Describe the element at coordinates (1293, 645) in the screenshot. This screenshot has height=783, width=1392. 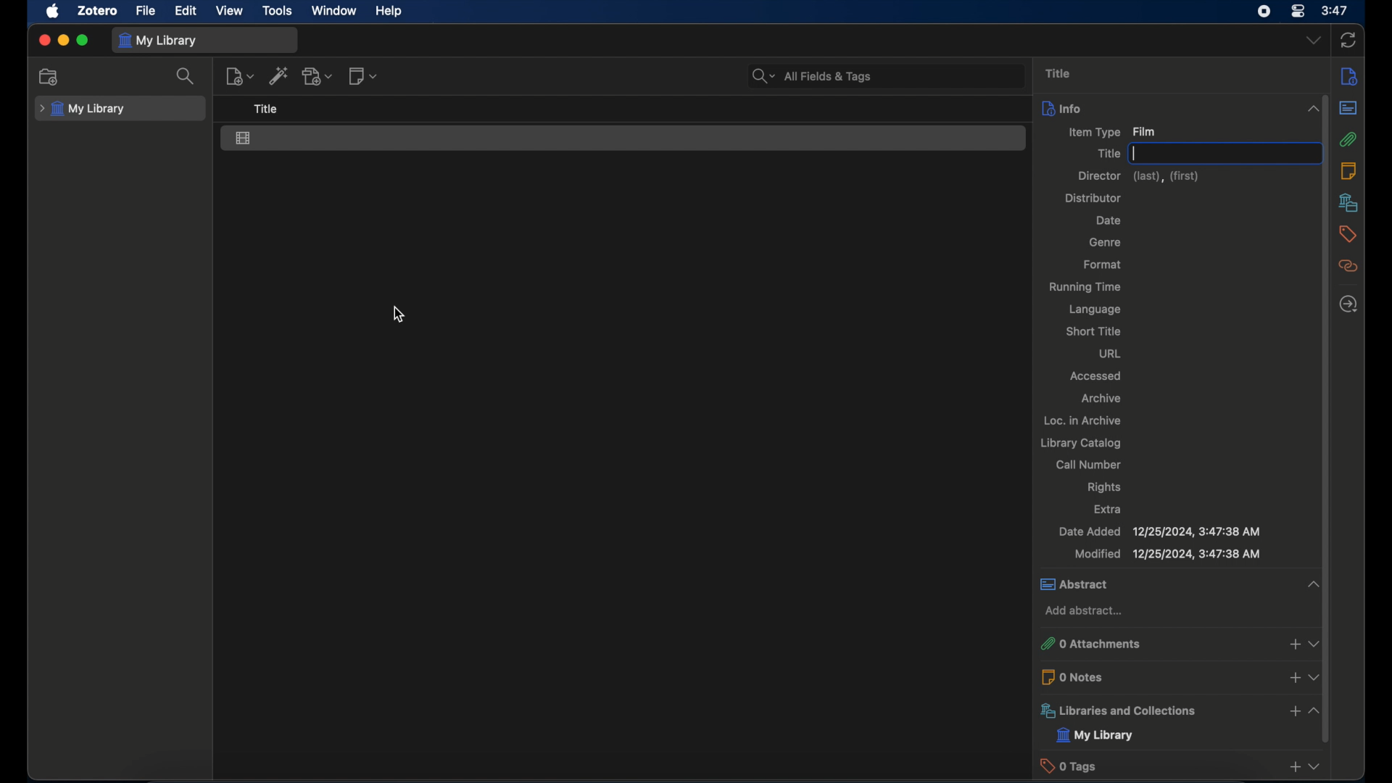
I see `add attachments` at that location.